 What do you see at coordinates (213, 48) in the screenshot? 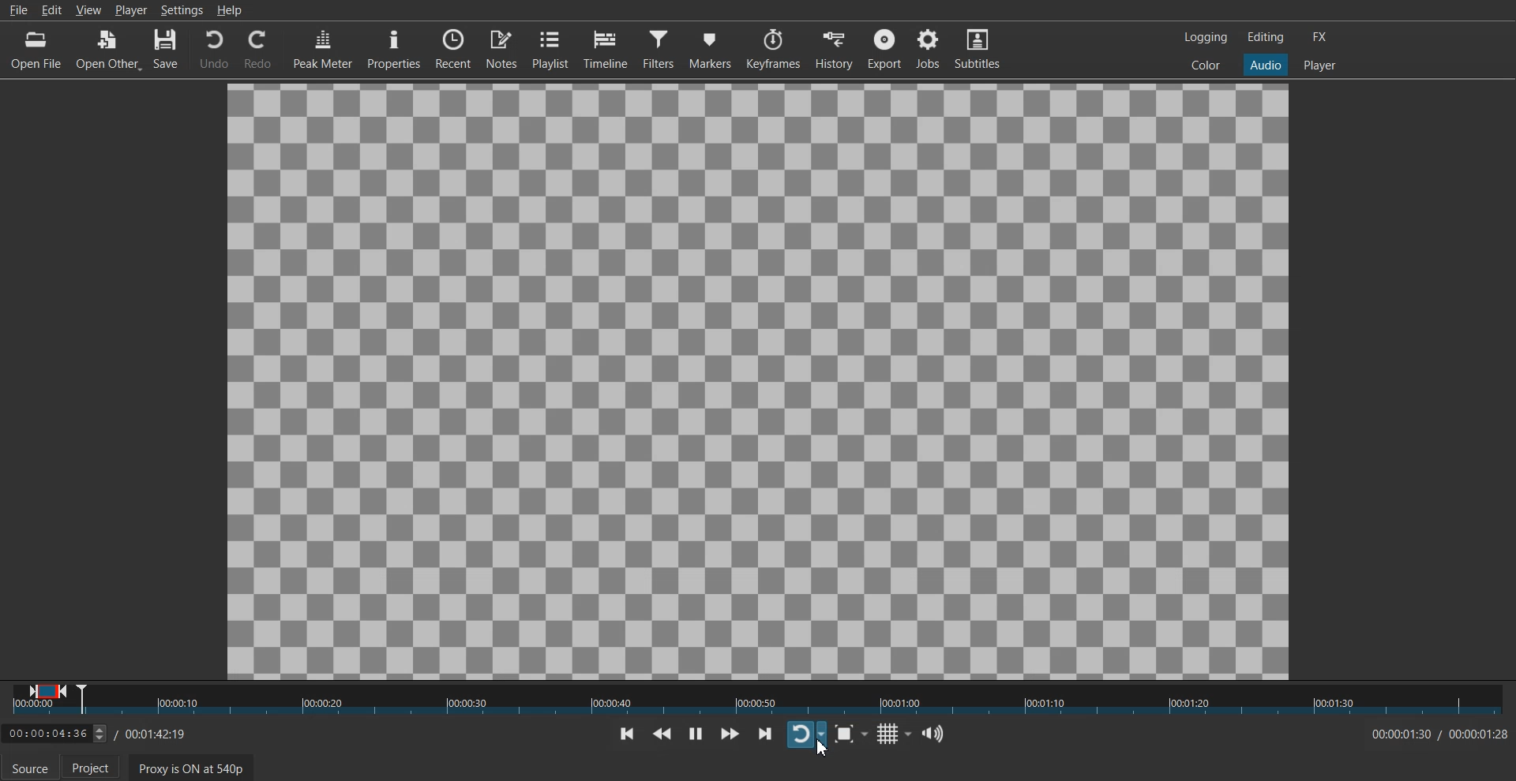
I see `Undo` at bounding box center [213, 48].